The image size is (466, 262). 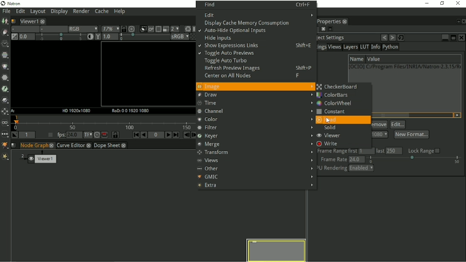 I want to click on Close, so click(x=462, y=38).